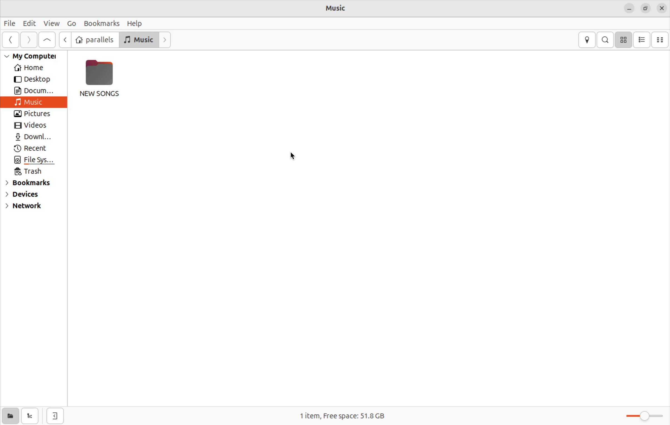 The width and height of the screenshot is (670, 425). I want to click on 1 item free space 51.8 GB, so click(345, 414).